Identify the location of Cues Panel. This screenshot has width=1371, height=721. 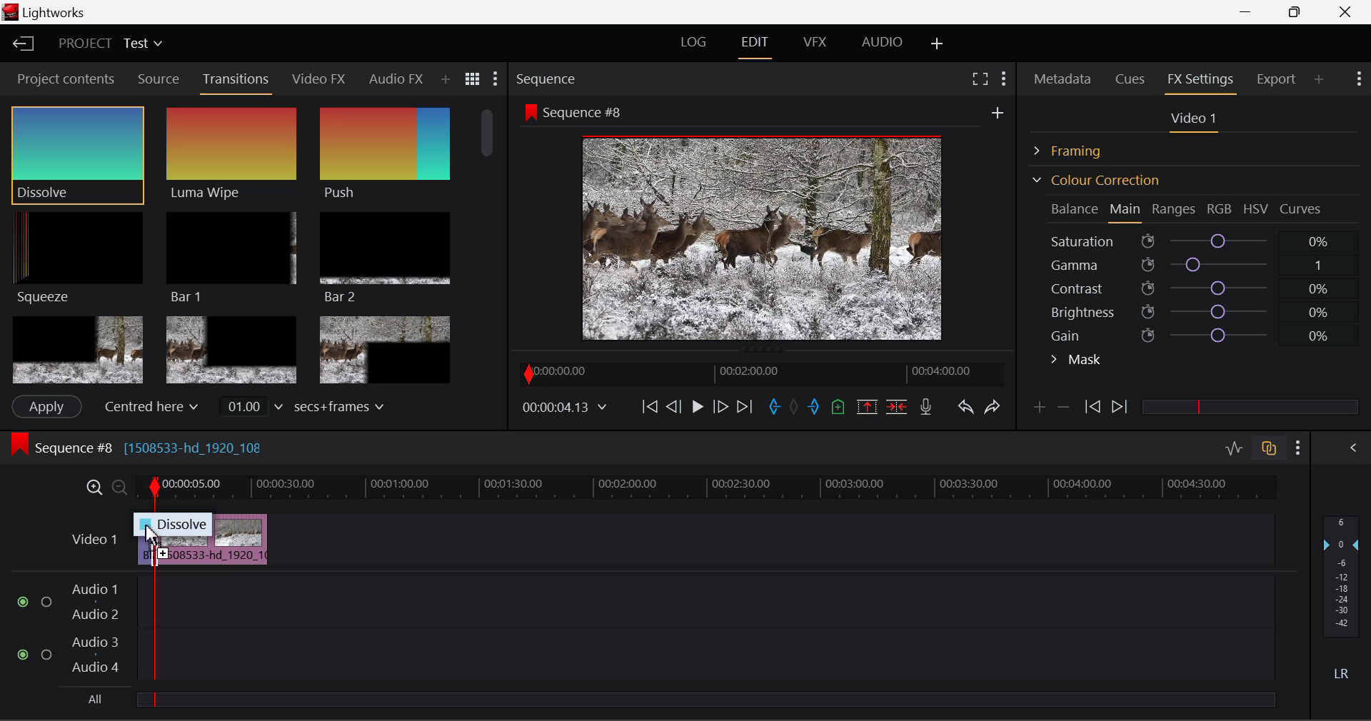
(1132, 77).